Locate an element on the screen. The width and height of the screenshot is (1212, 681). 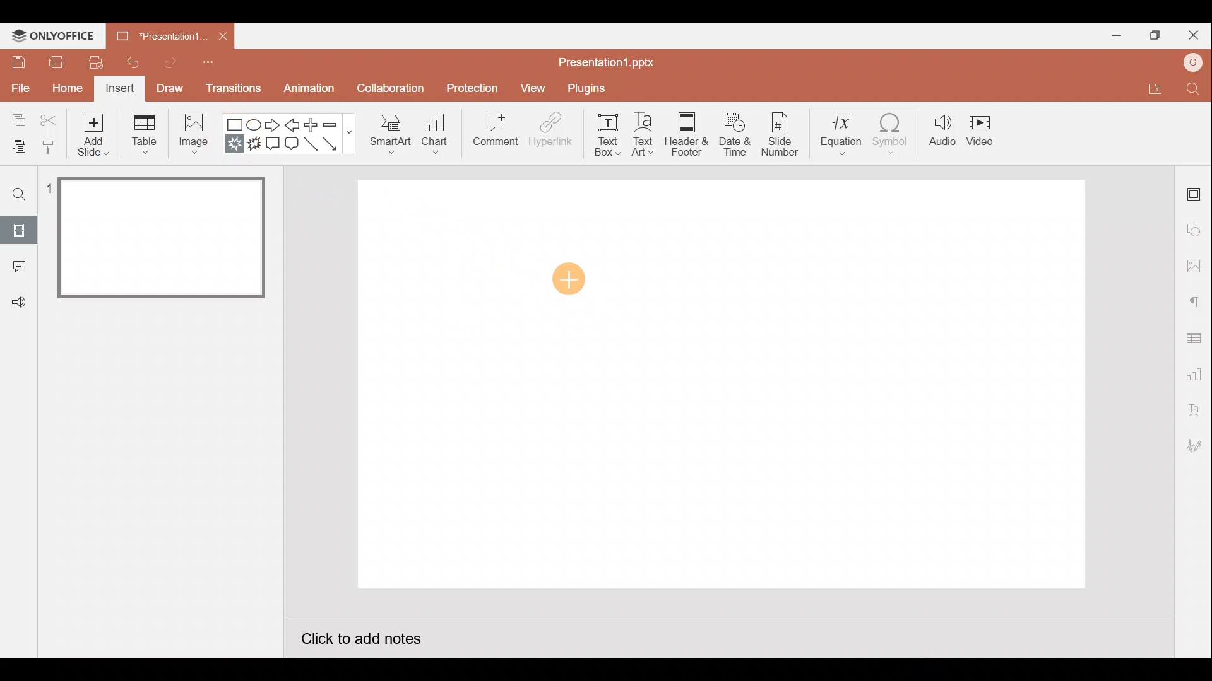
Signature settings is located at coordinates (1196, 445).